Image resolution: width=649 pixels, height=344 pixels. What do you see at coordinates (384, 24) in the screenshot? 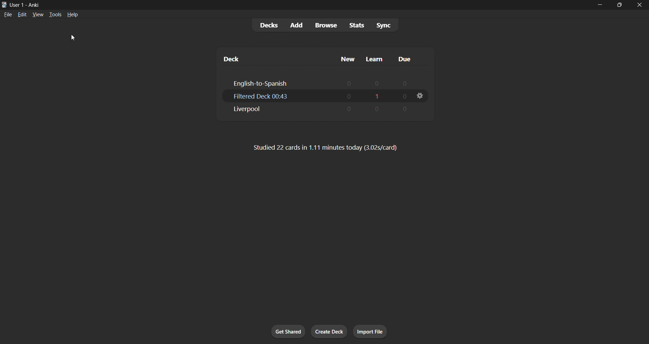
I see `sync` at bounding box center [384, 24].